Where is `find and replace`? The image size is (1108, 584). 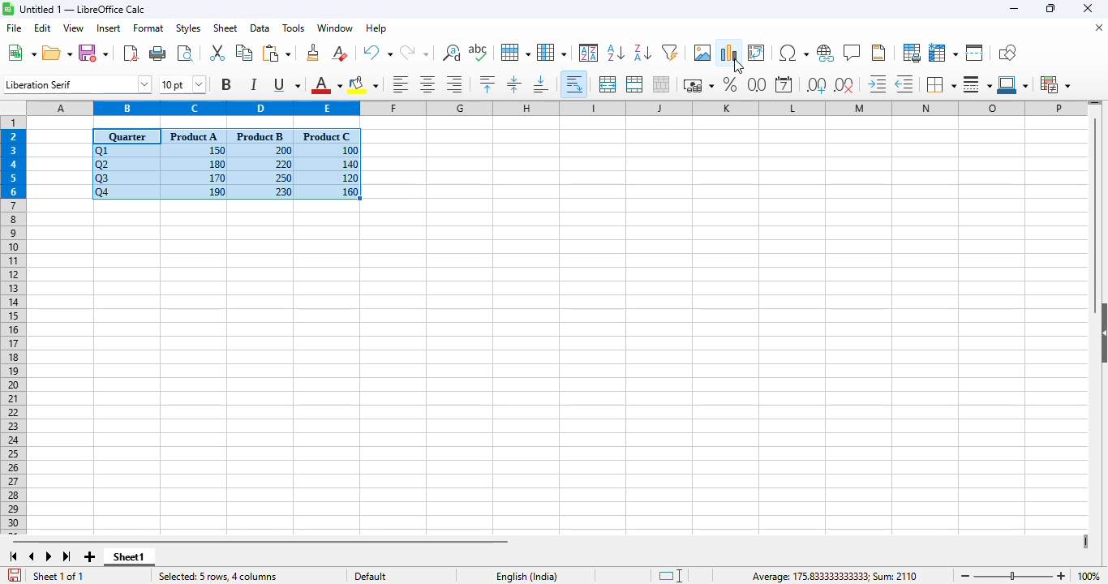
find and replace is located at coordinates (451, 52).